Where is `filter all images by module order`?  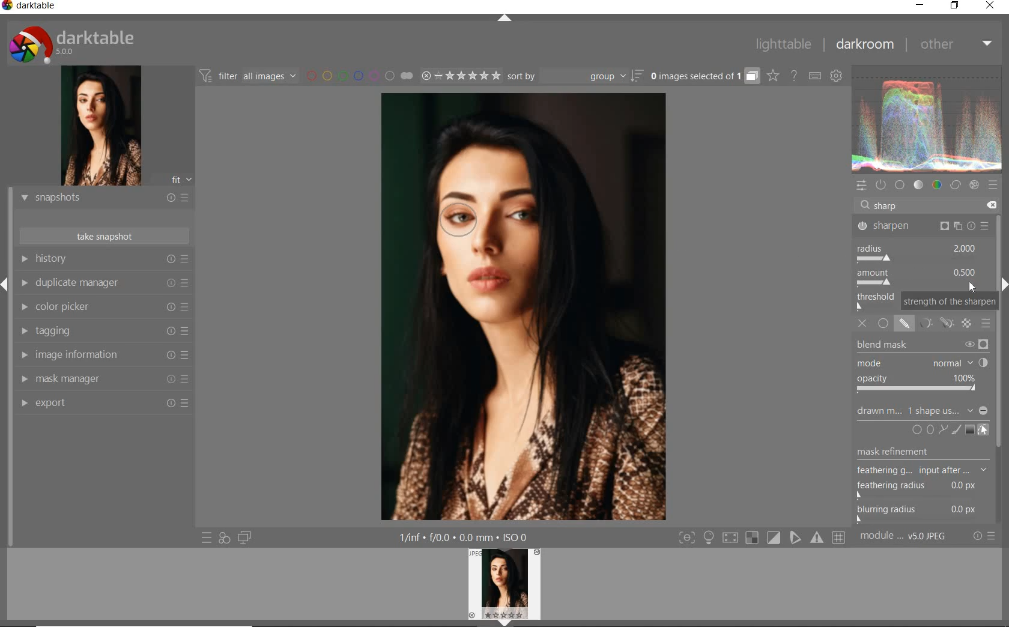
filter all images by module order is located at coordinates (249, 77).